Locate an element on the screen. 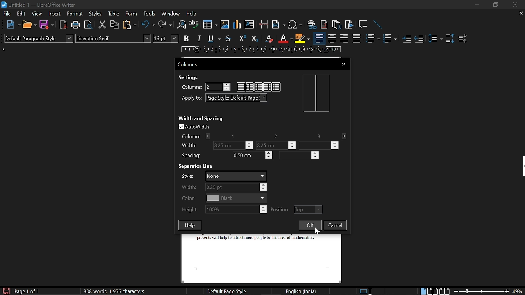 This screenshot has height=295, width=525. Cut  is located at coordinates (102, 25).